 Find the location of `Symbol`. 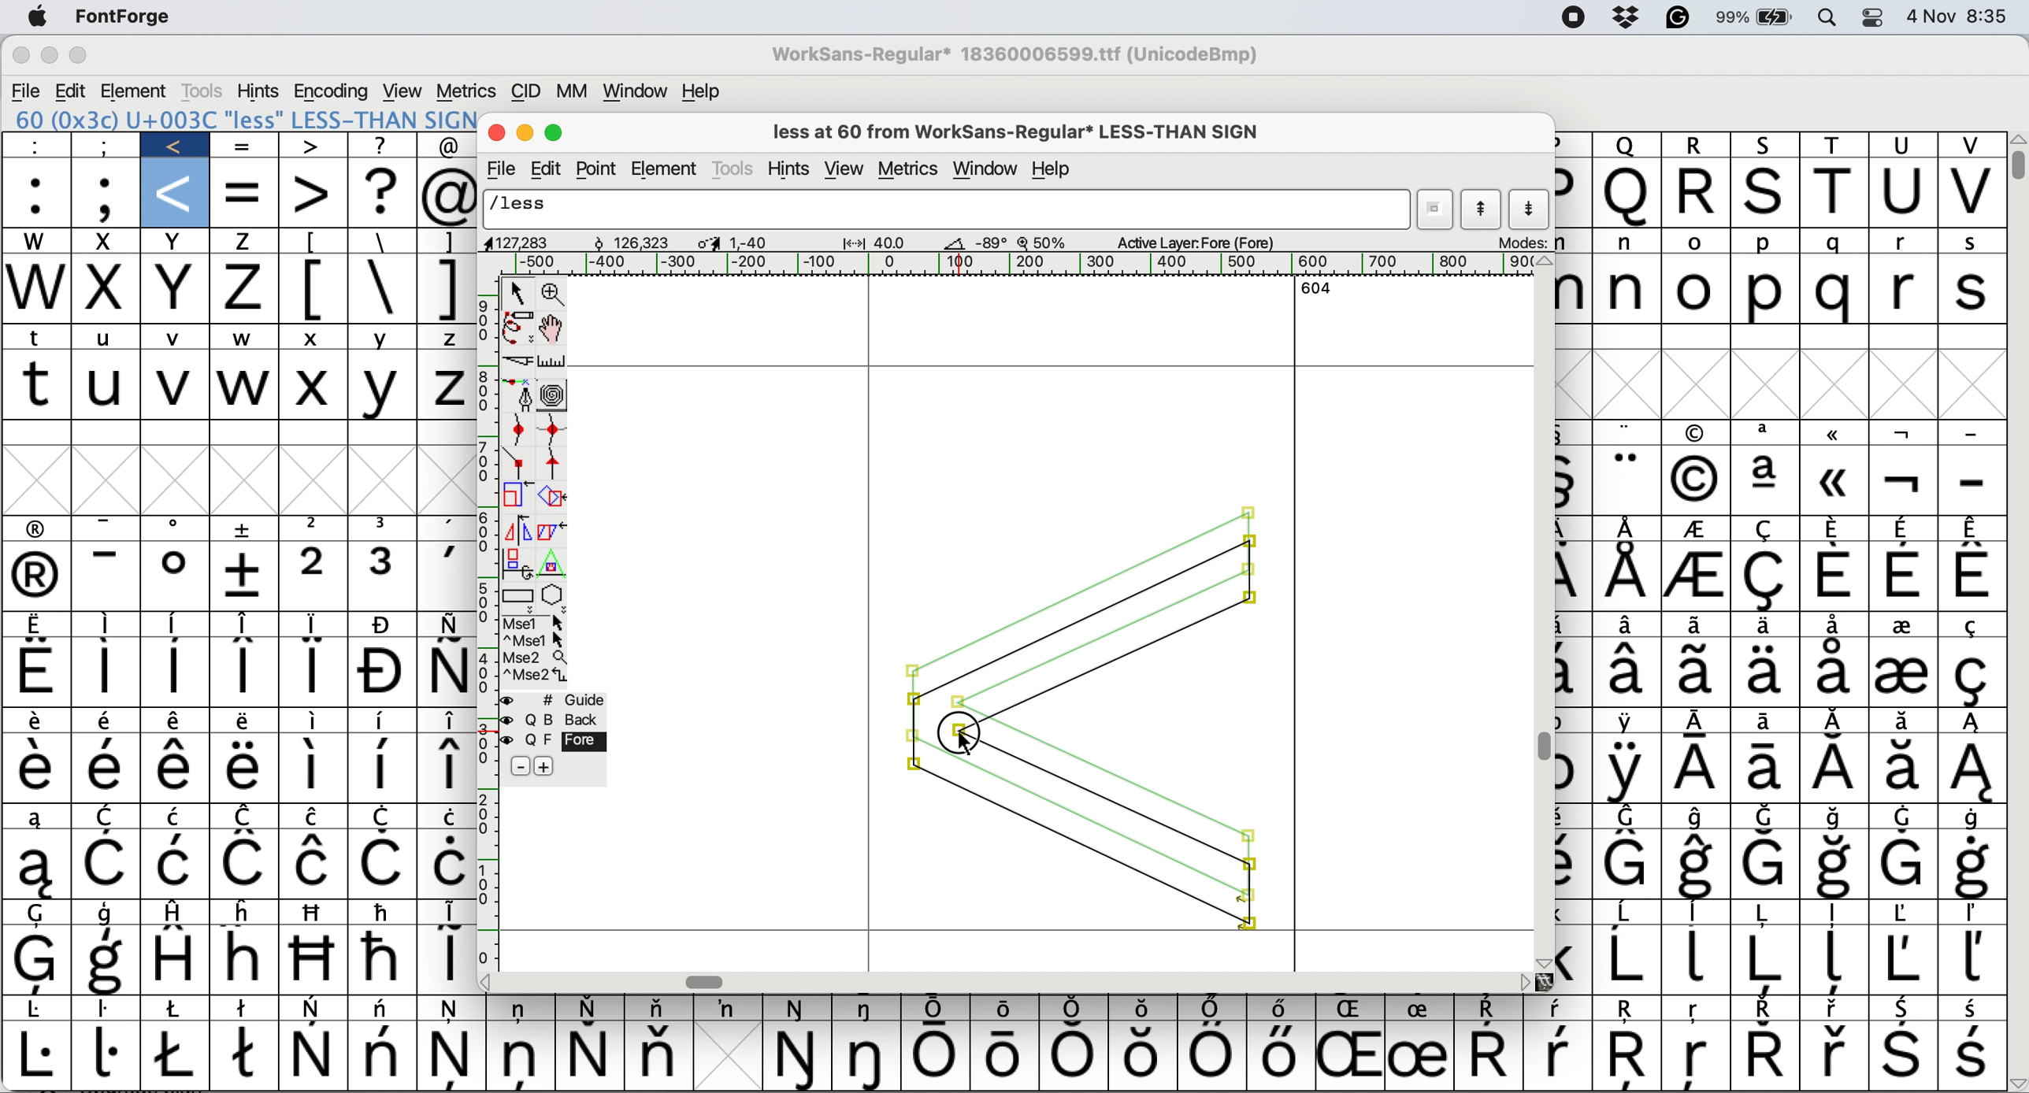

Symbol is located at coordinates (1006, 1057).